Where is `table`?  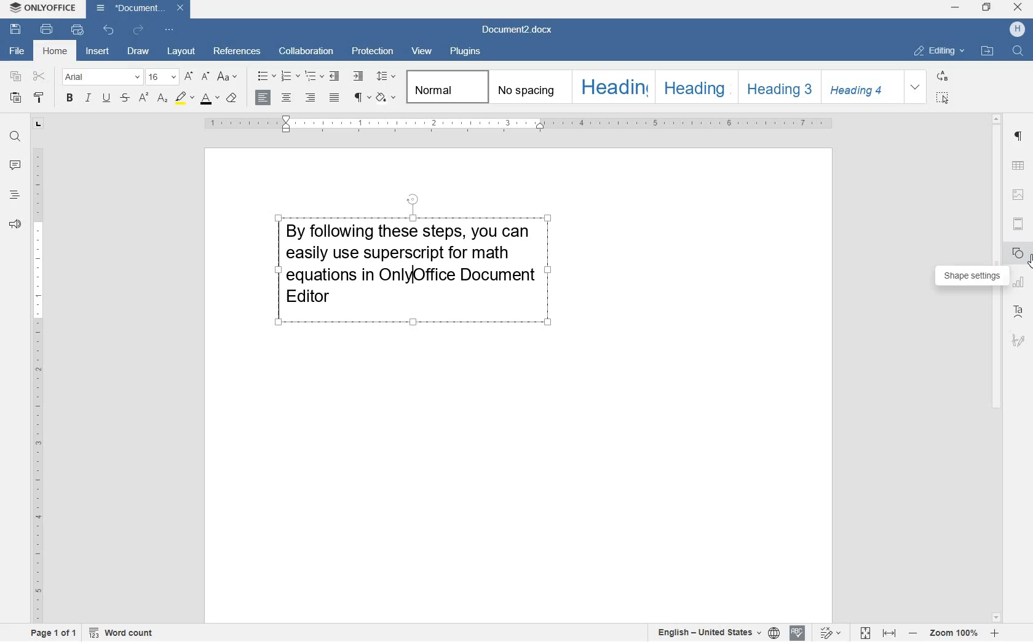 table is located at coordinates (1019, 167).